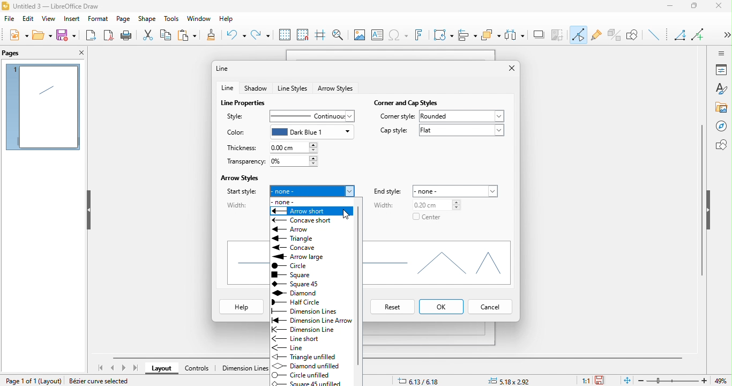  What do you see at coordinates (636, 36) in the screenshot?
I see `show the draw function` at bounding box center [636, 36].